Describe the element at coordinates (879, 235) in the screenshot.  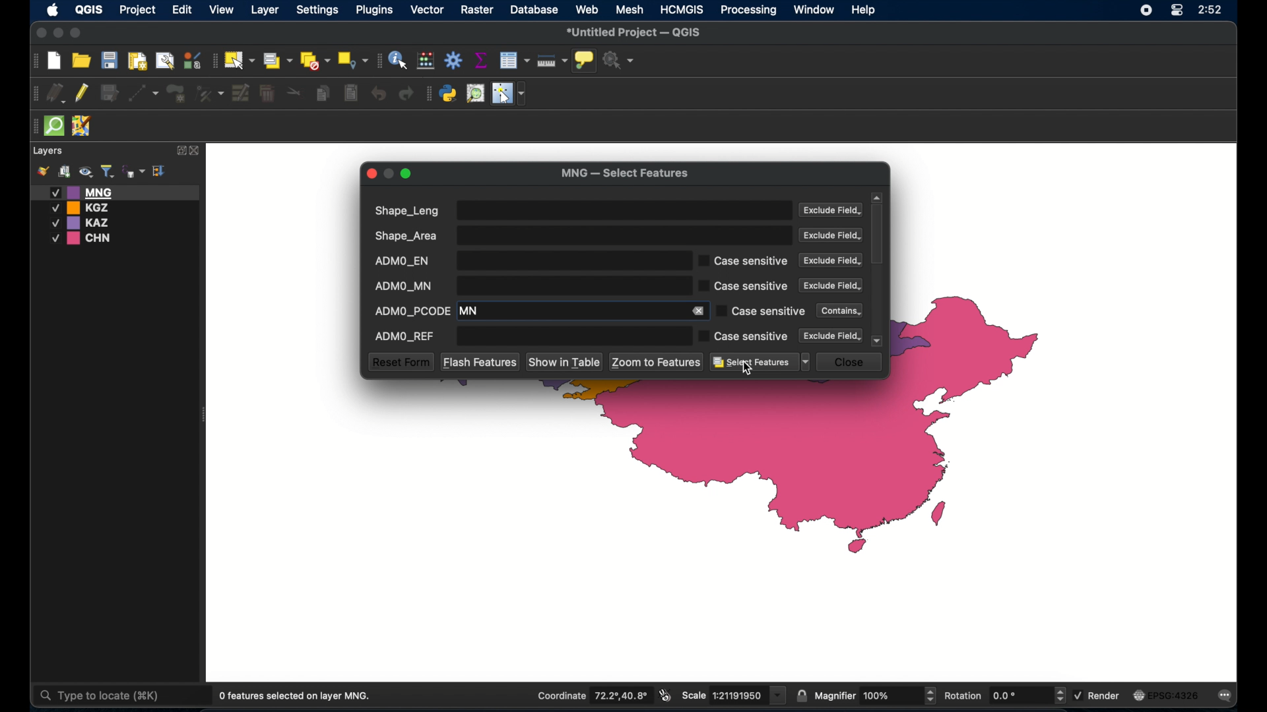
I see `scroll box` at that location.